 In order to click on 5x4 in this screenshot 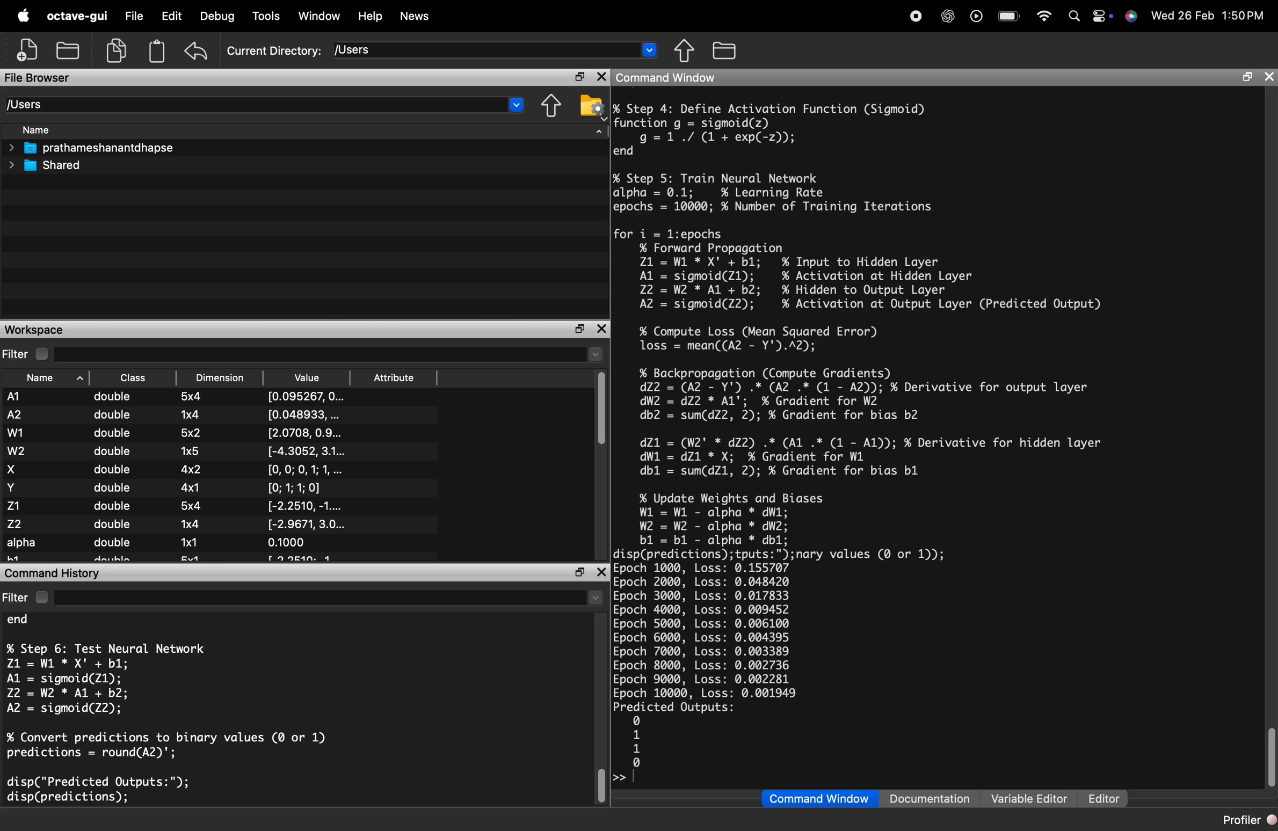, I will do `click(193, 397)`.